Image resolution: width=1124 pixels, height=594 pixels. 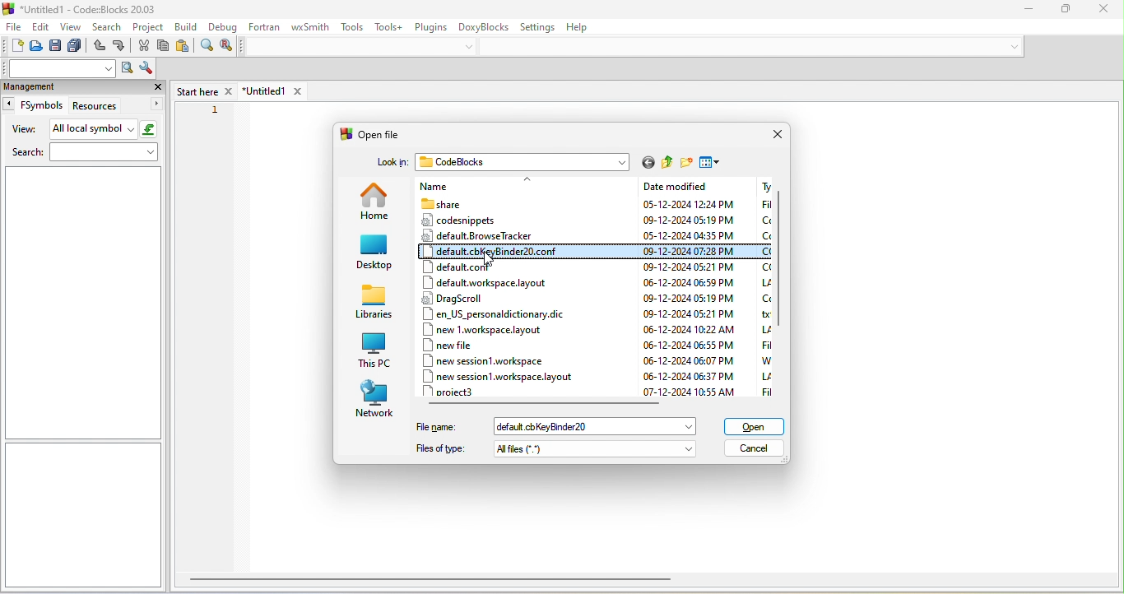 I want to click on minimize, so click(x=1023, y=11).